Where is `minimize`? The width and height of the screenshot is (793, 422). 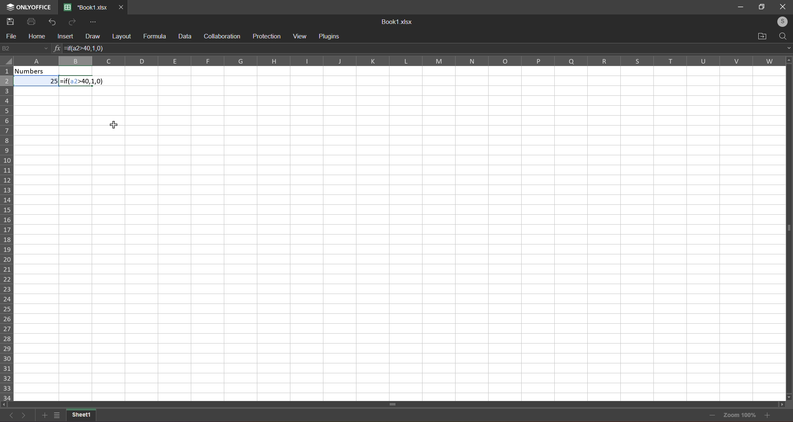
minimize is located at coordinates (741, 7).